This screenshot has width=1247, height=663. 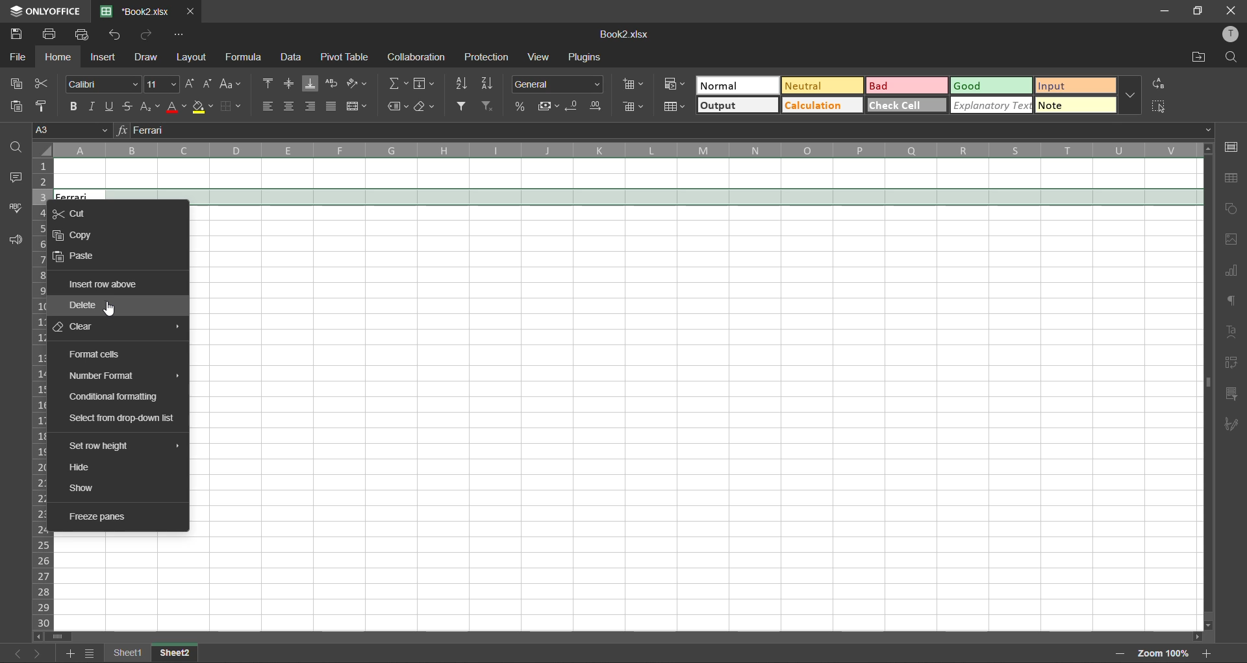 What do you see at coordinates (597, 106) in the screenshot?
I see `increase decimal` at bounding box center [597, 106].